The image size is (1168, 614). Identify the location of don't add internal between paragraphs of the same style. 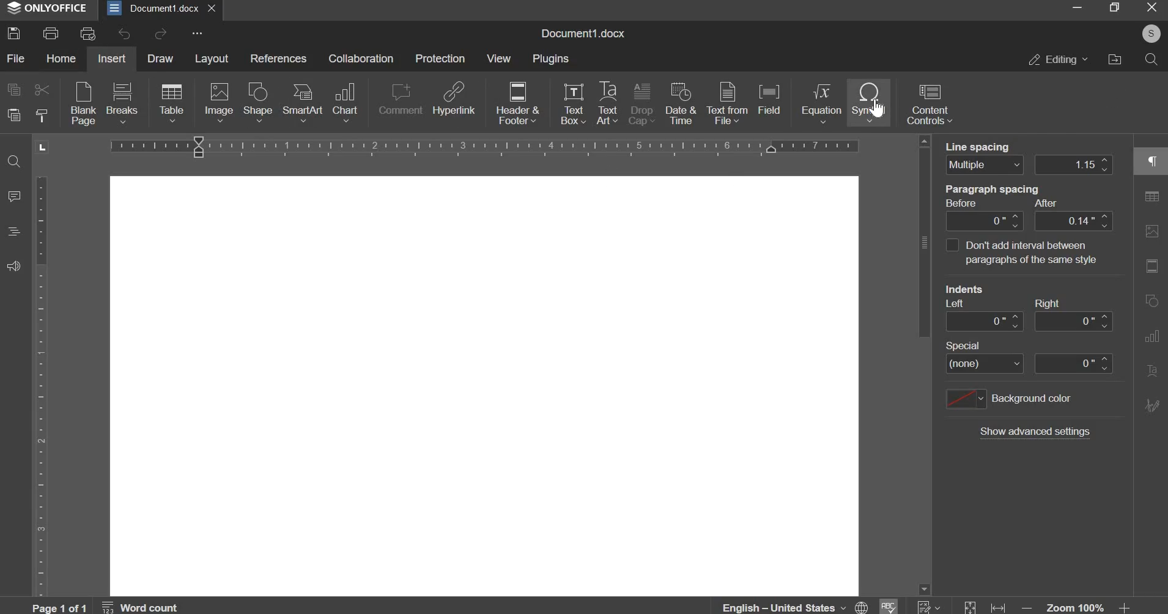
(1038, 255).